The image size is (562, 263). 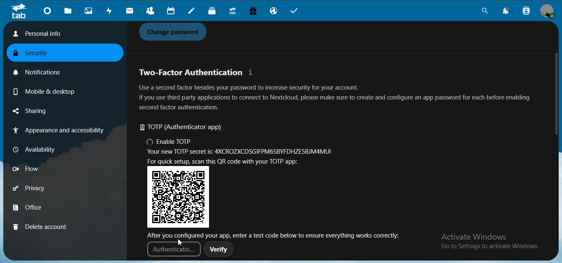 I want to click on photos, so click(x=90, y=11).